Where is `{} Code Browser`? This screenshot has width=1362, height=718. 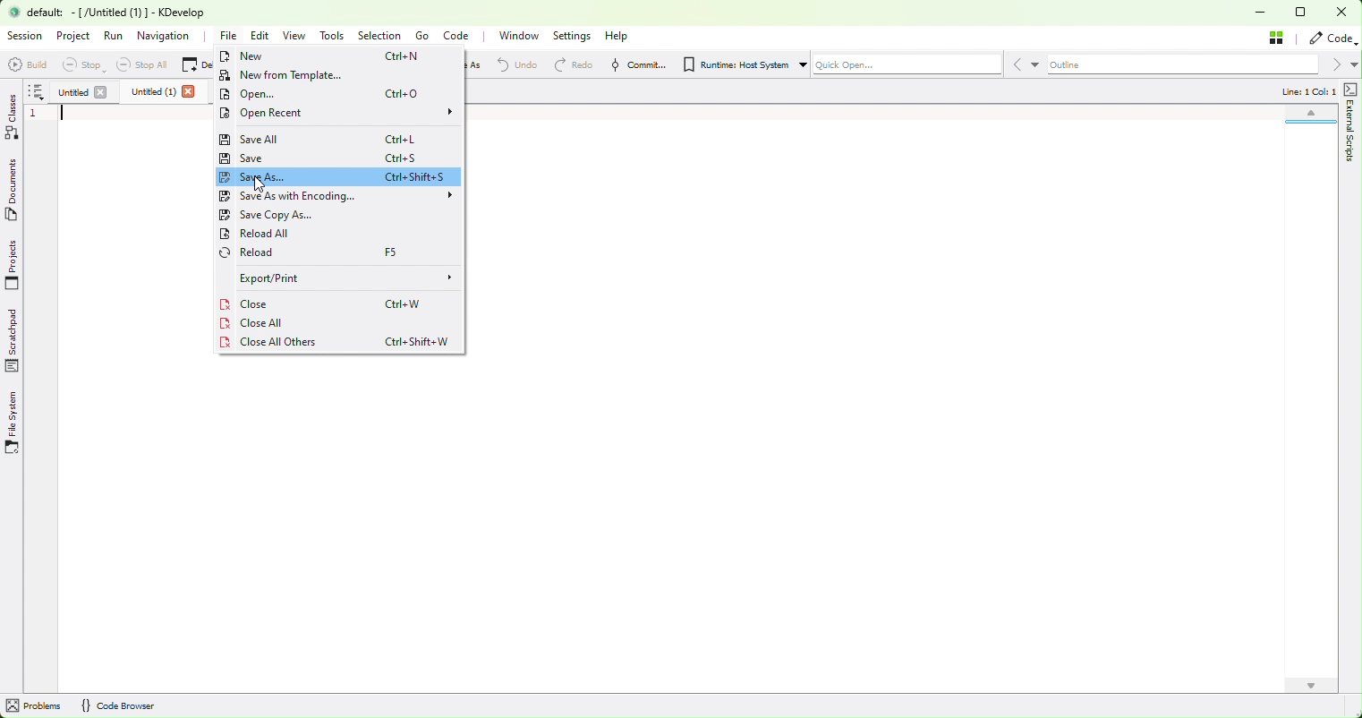
{} Code Browser is located at coordinates (118, 706).